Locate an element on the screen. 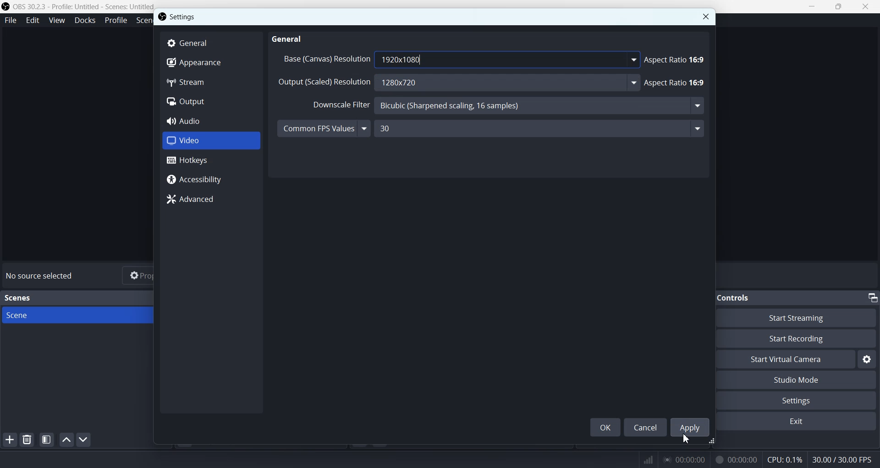  Output(Scaled) resolution is located at coordinates (324, 84).